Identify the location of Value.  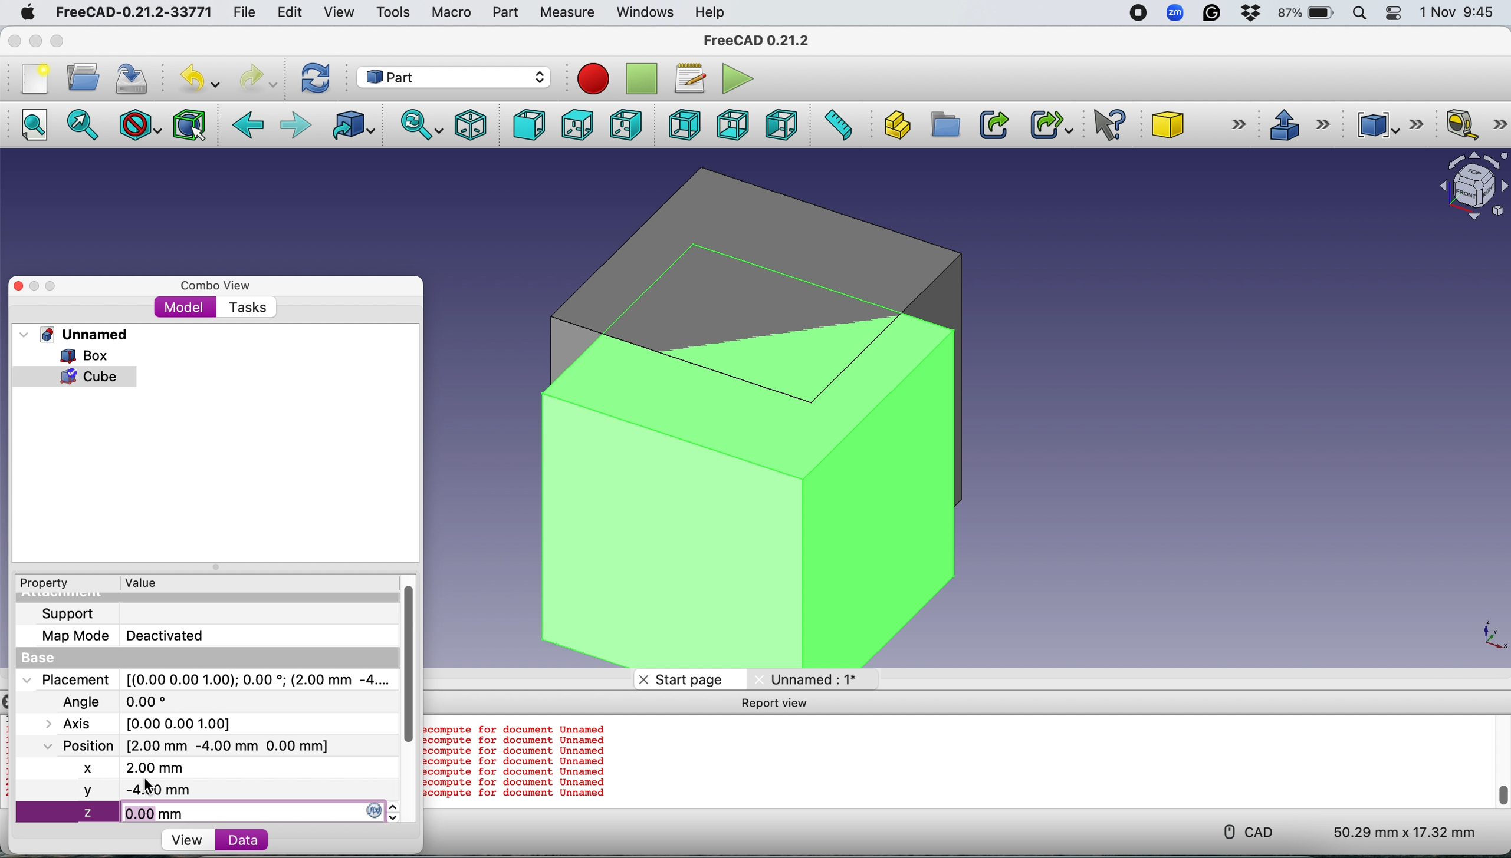
(145, 582).